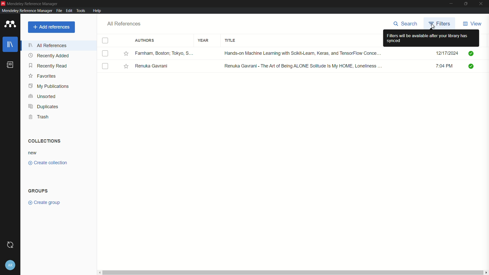 The height and width of the screenshot is (275, 489). Describe the element at coordinates (3, 3) in the screenshot. I see `app icon` at that location.